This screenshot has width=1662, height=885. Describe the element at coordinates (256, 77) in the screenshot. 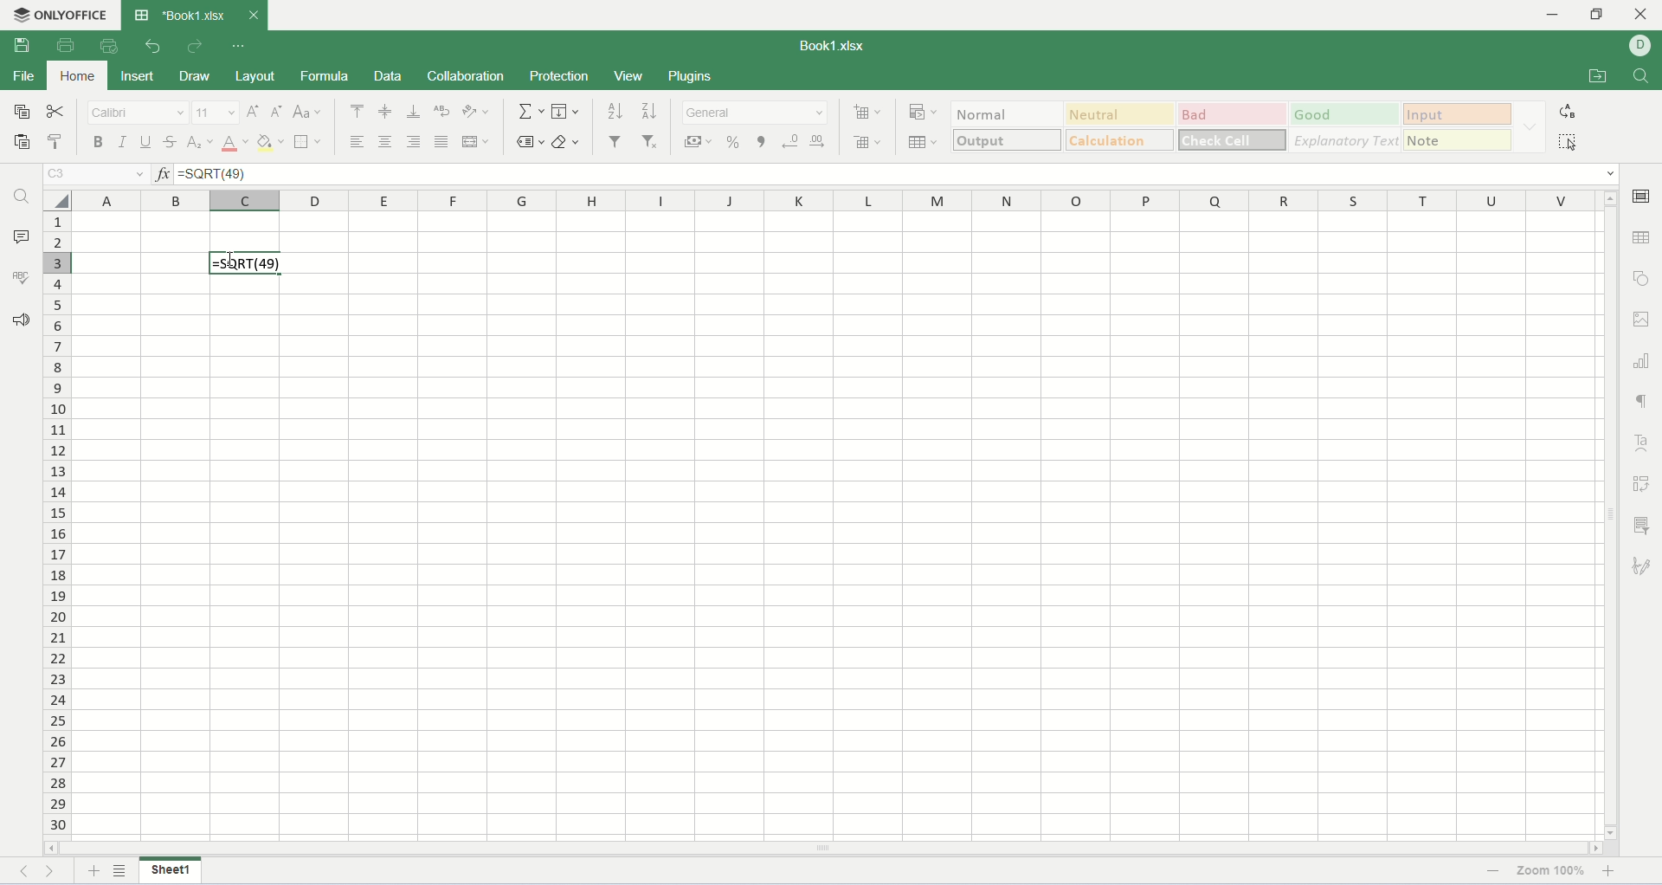

I see `layout` at that location.